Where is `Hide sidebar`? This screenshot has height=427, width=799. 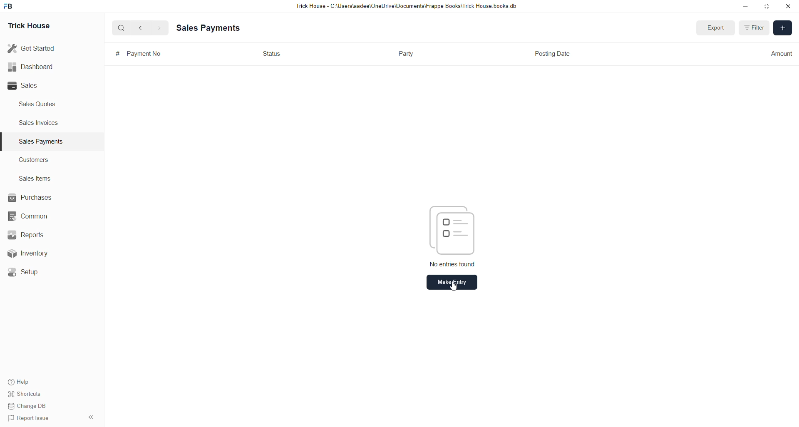
Hide sidebar is located at coordinates (91, 417).